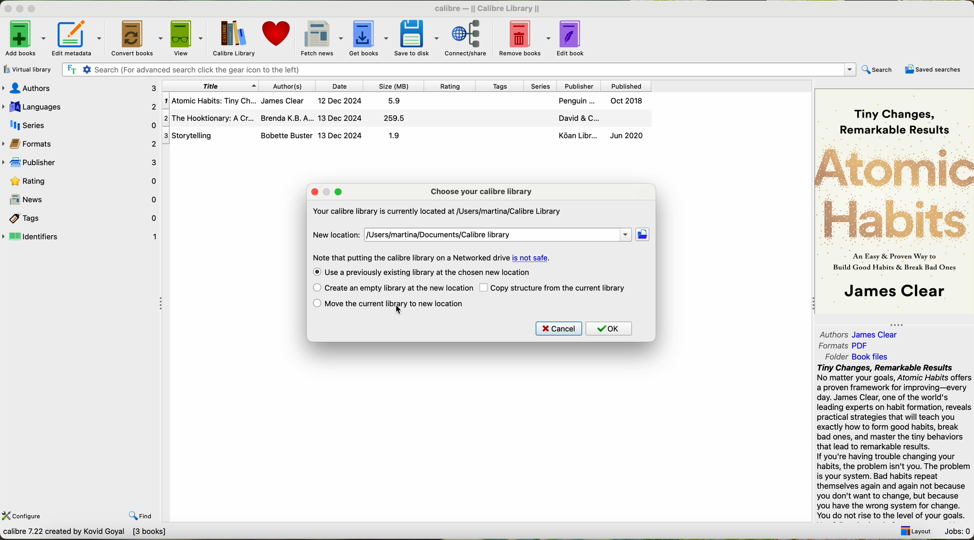  I want to click on close, so click(314, 192).